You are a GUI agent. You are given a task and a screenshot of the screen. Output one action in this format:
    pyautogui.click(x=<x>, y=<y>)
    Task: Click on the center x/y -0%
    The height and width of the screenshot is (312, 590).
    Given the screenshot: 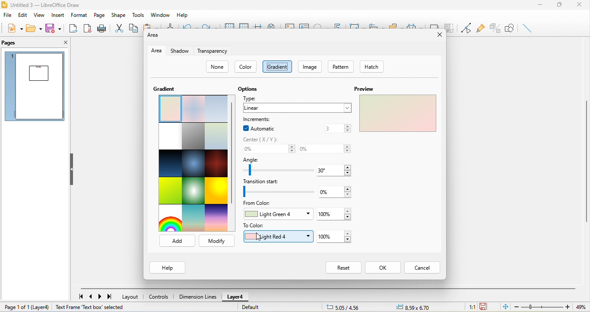 What is the action you would take?
    pyautogui.click(x=325, y=147)
    